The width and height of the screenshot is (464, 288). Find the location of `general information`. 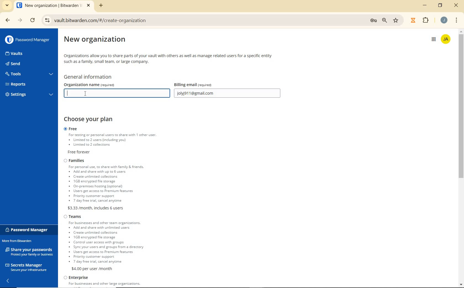

general information is located at coordinates (91, 77).